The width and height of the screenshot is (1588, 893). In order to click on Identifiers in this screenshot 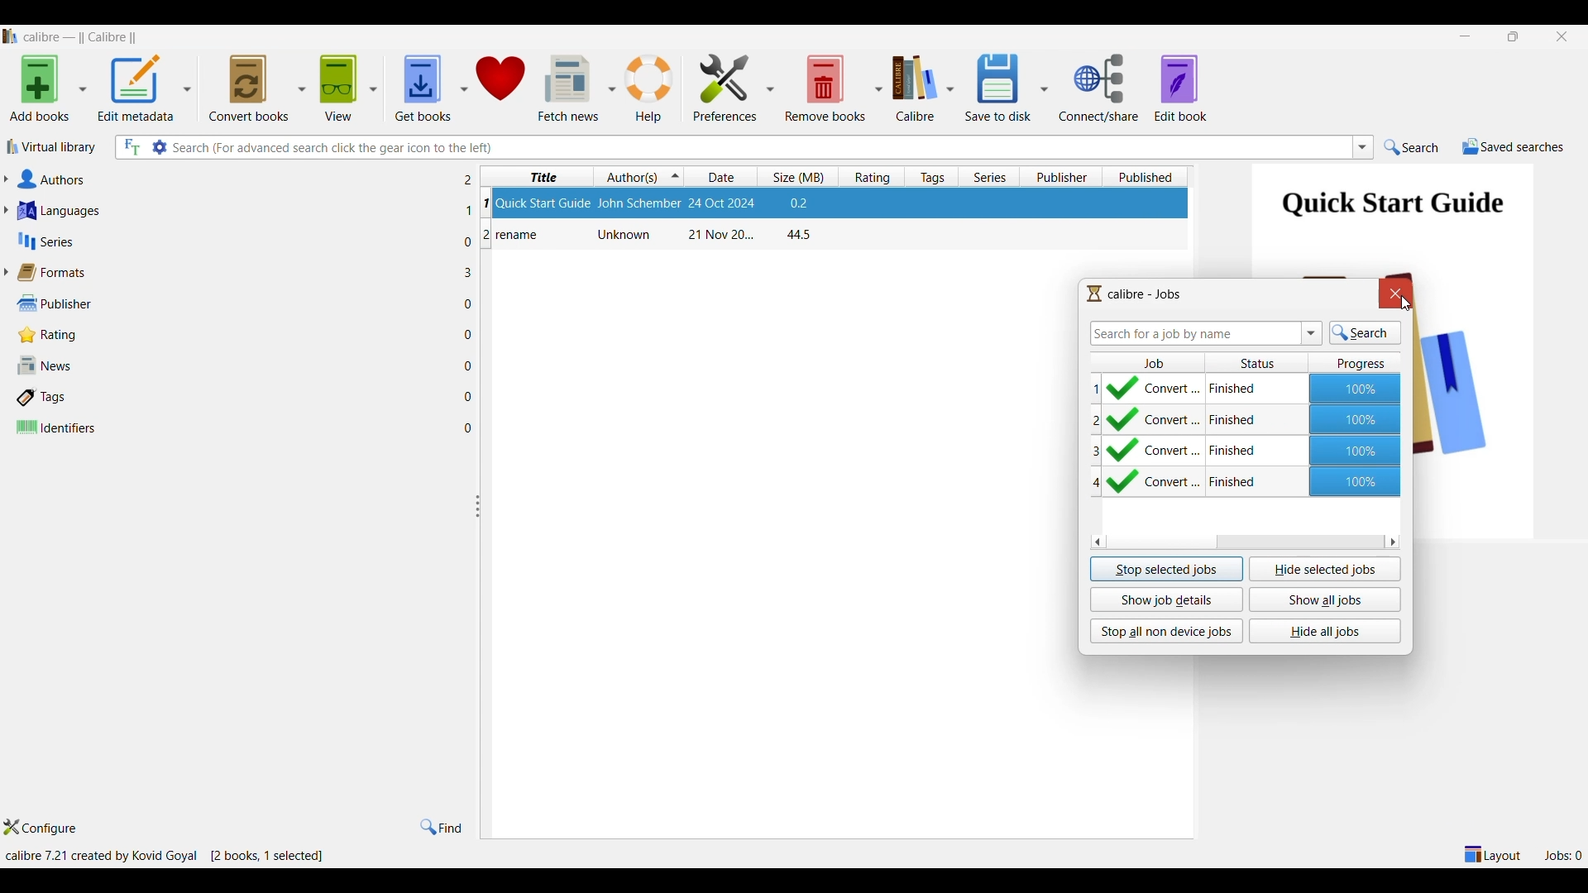, I will do `click(233, 427)`.